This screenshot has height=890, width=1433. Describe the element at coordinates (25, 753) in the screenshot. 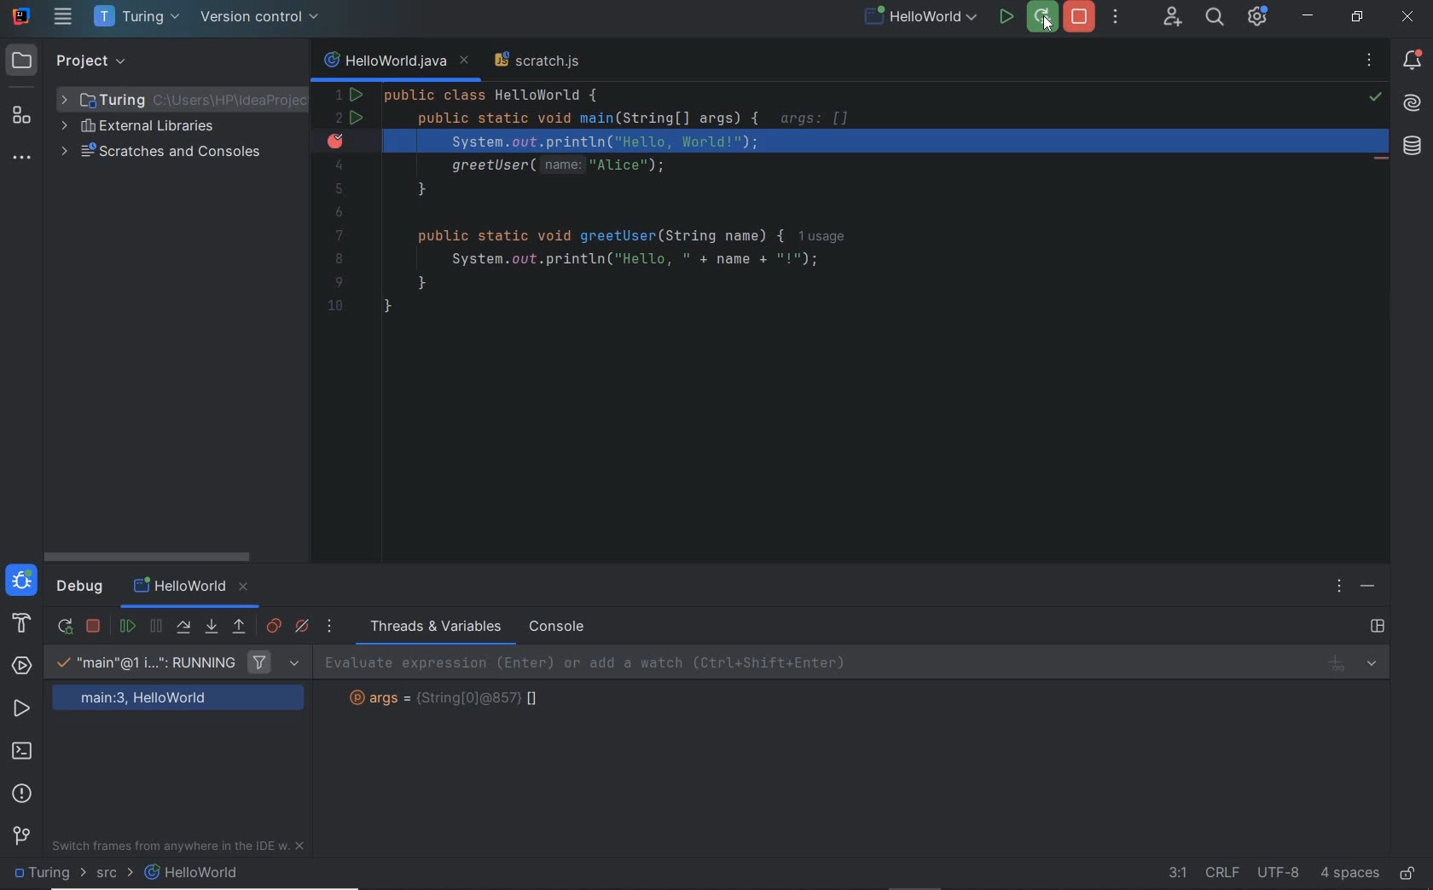

I see `terminal` at that location.